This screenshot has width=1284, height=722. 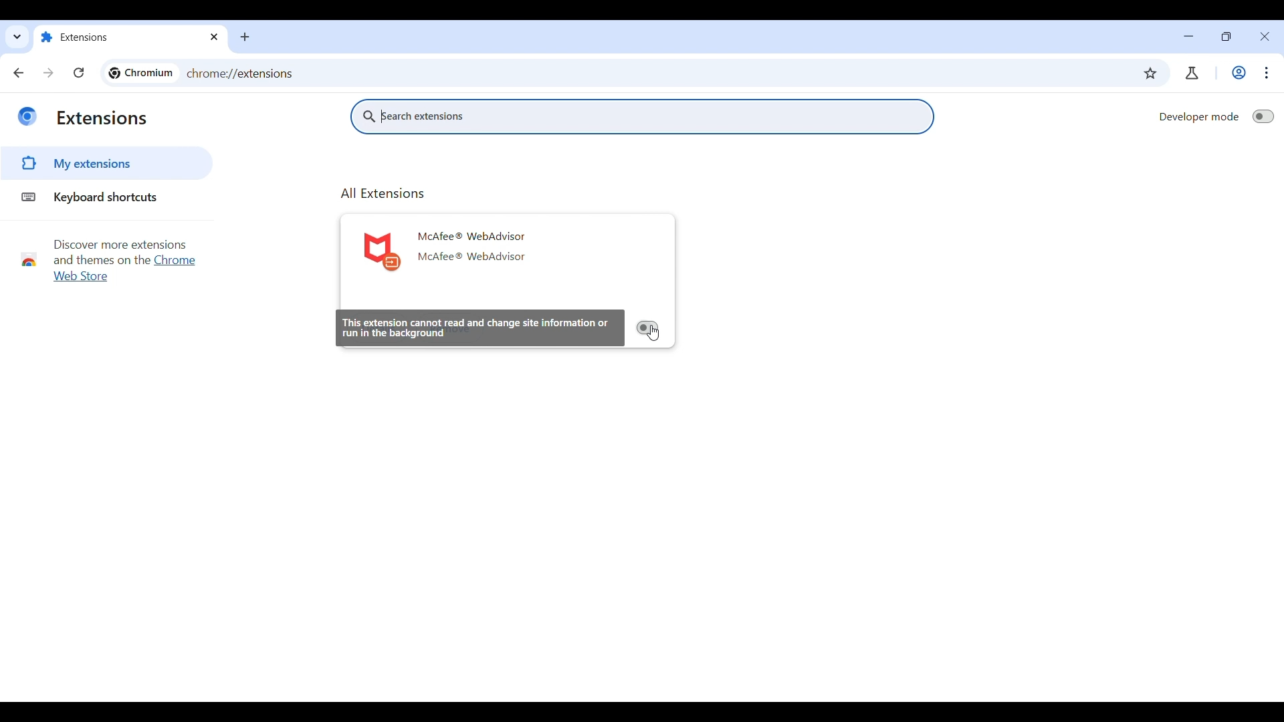 I want to click on Cursor clicking on Toggle on, so click(x=653, y=333).